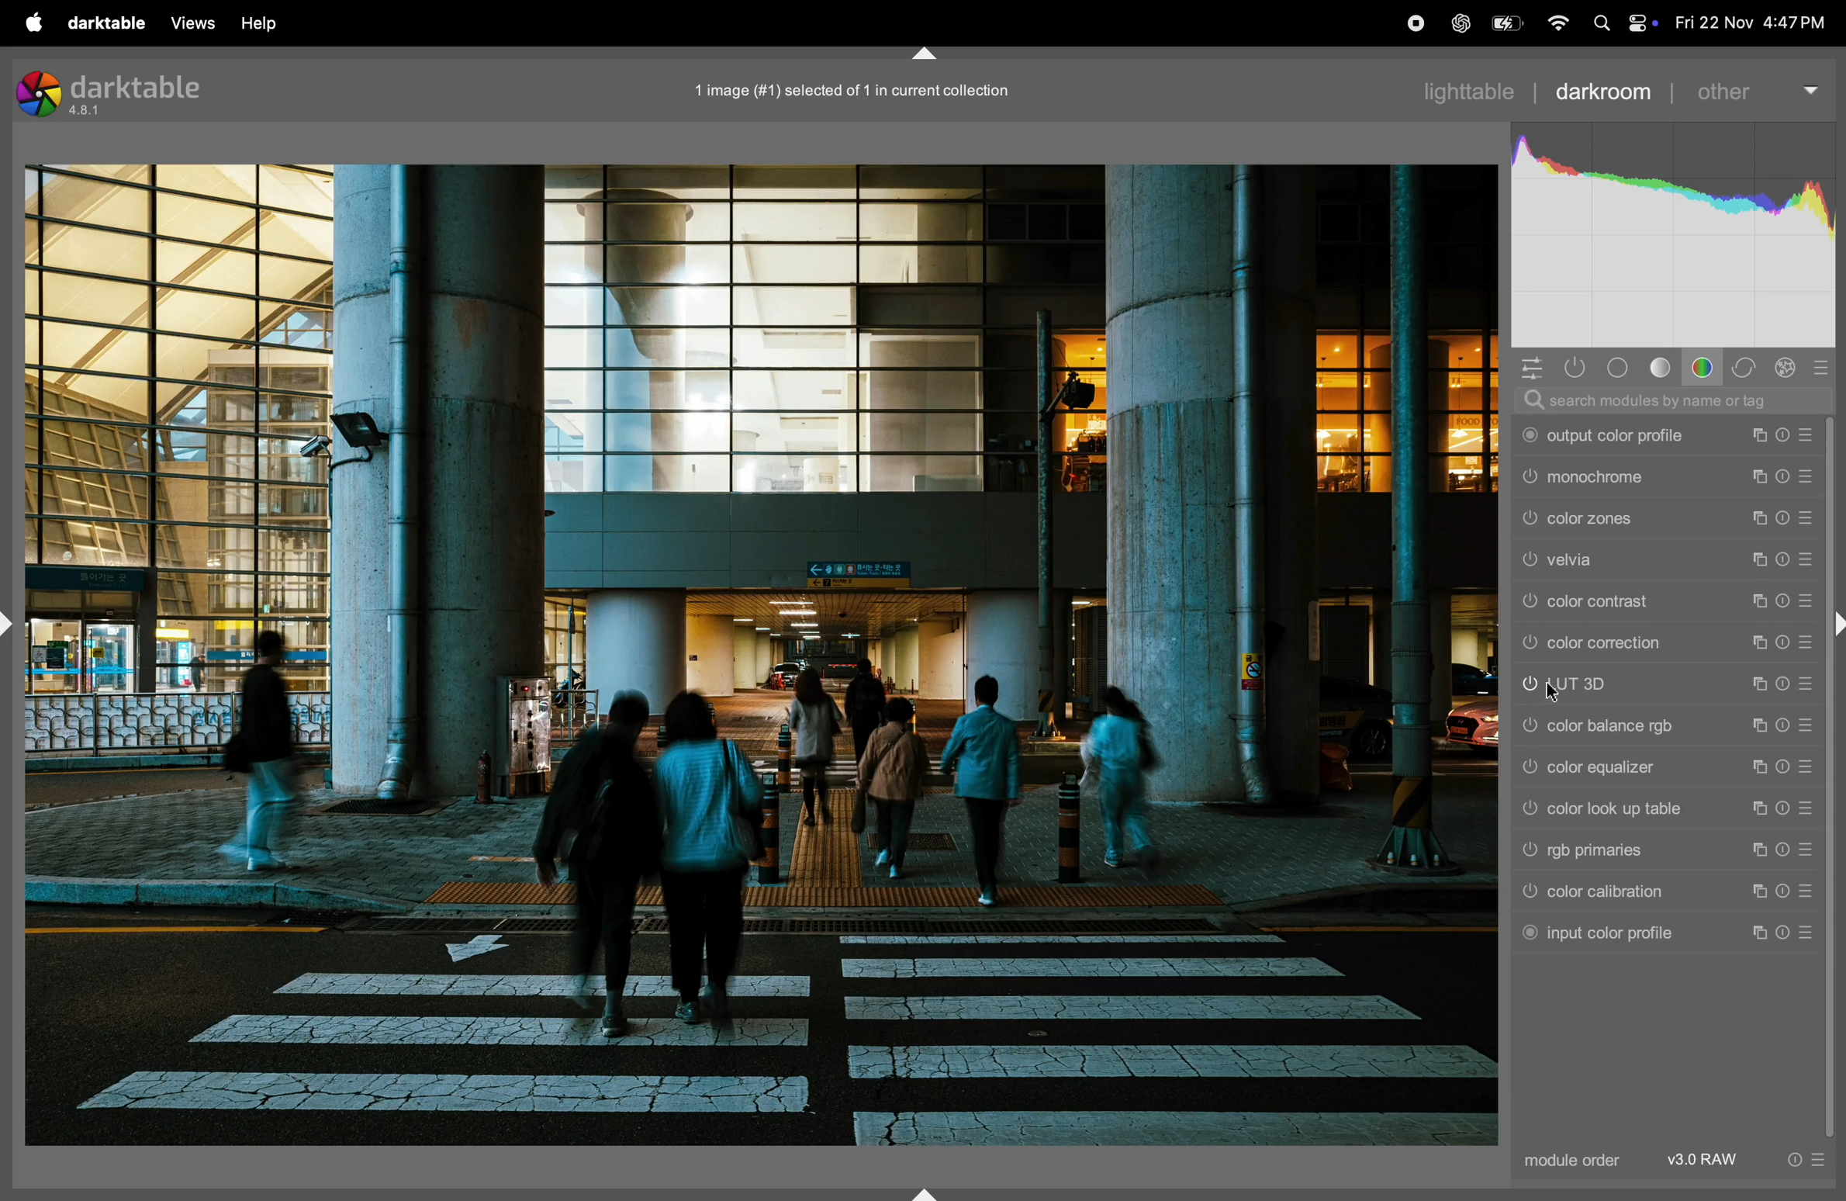 This screenshot has height=1201, width=1846. What do you see at coordinates (1812, 892) in the screenshot?
I see `presets` at bounding box center [1812, 892].